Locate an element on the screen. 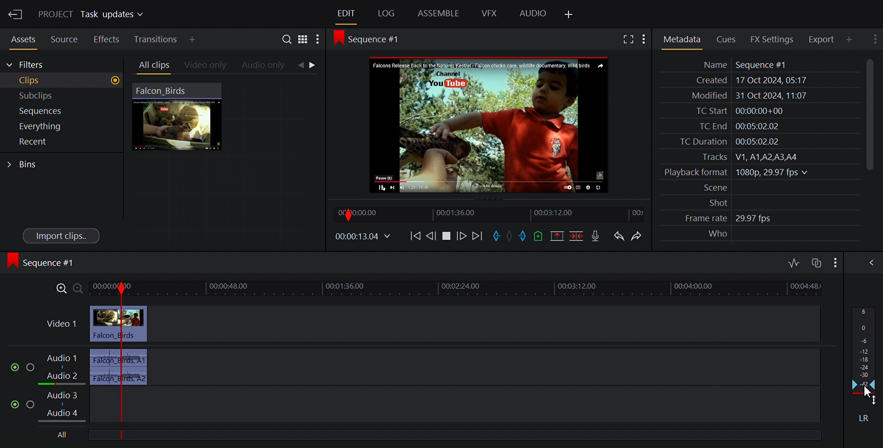  Timeline Indicator is located at coordinates (100, 360).